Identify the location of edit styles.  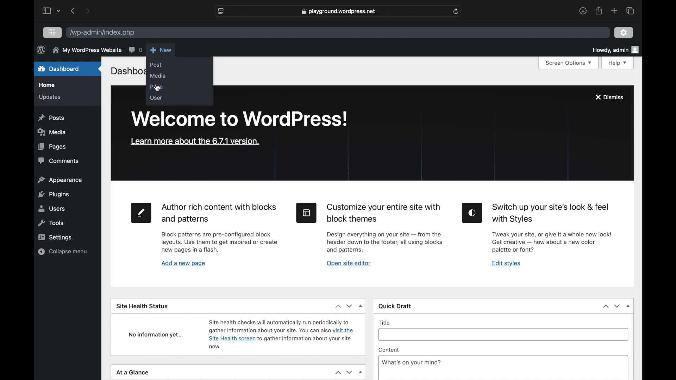
(507, 264).